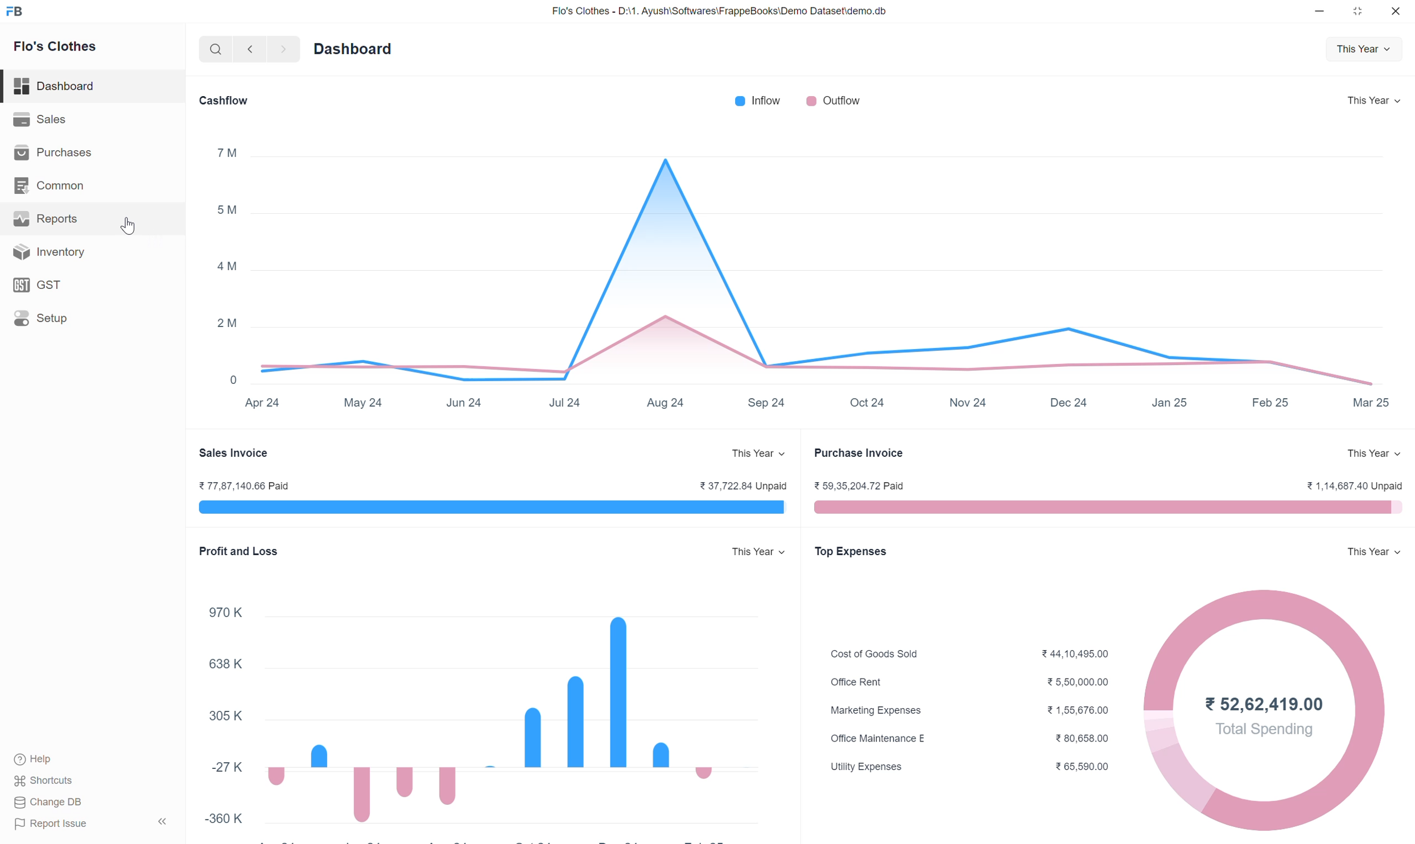  Describe the element at coordinates (235, 380) in the screenshot. I see `0` at that location.